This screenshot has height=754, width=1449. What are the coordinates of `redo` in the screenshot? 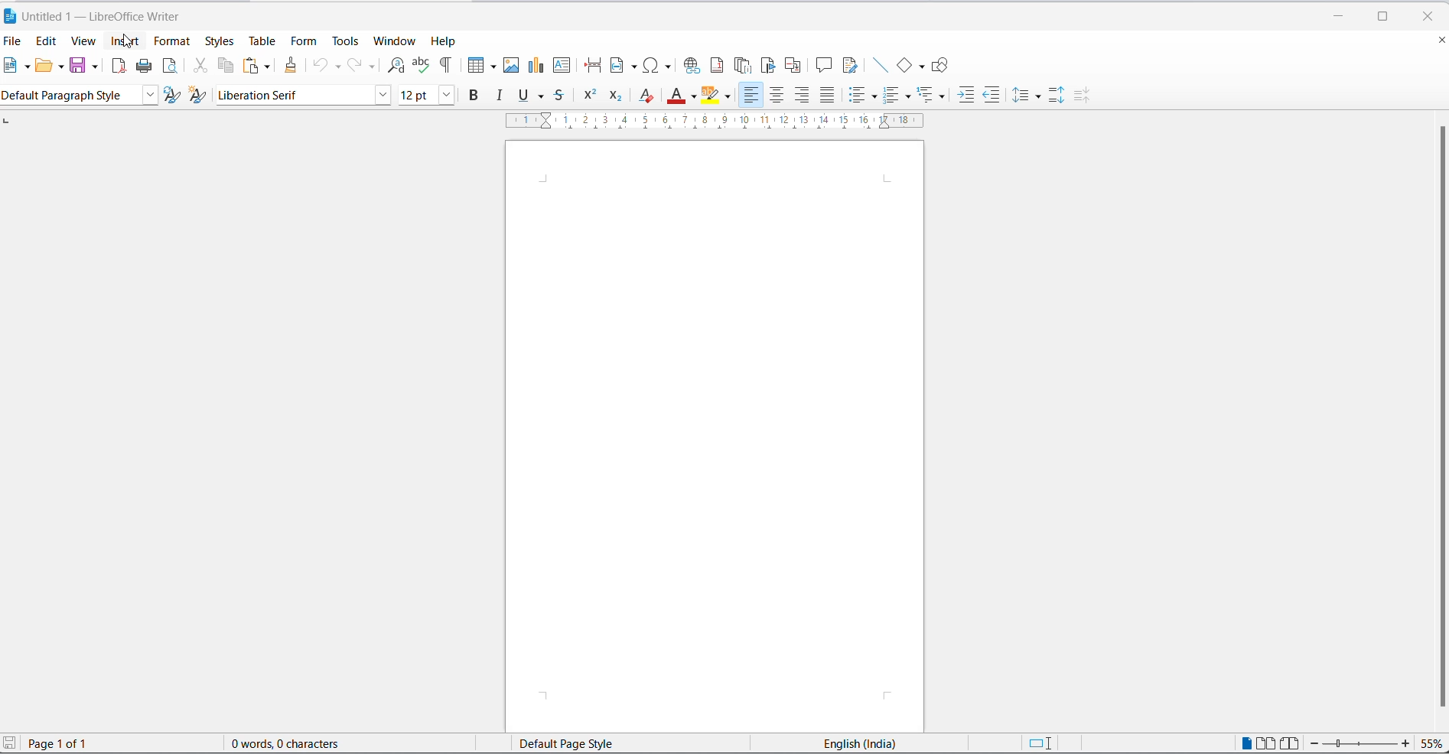 It's located at (353, 66).